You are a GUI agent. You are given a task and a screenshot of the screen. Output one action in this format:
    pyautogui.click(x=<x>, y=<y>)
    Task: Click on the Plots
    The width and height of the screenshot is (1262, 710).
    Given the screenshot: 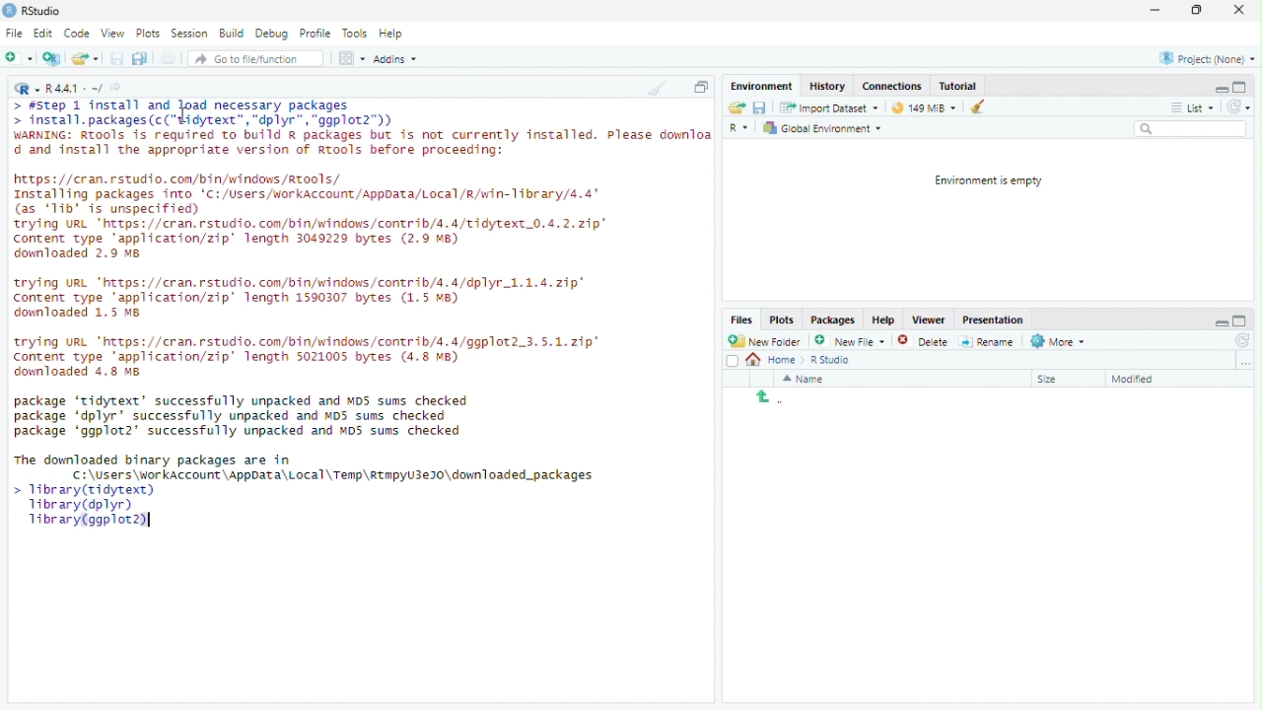 What is the action you would take?
    pyautogui.click(x=783, y=320)
    